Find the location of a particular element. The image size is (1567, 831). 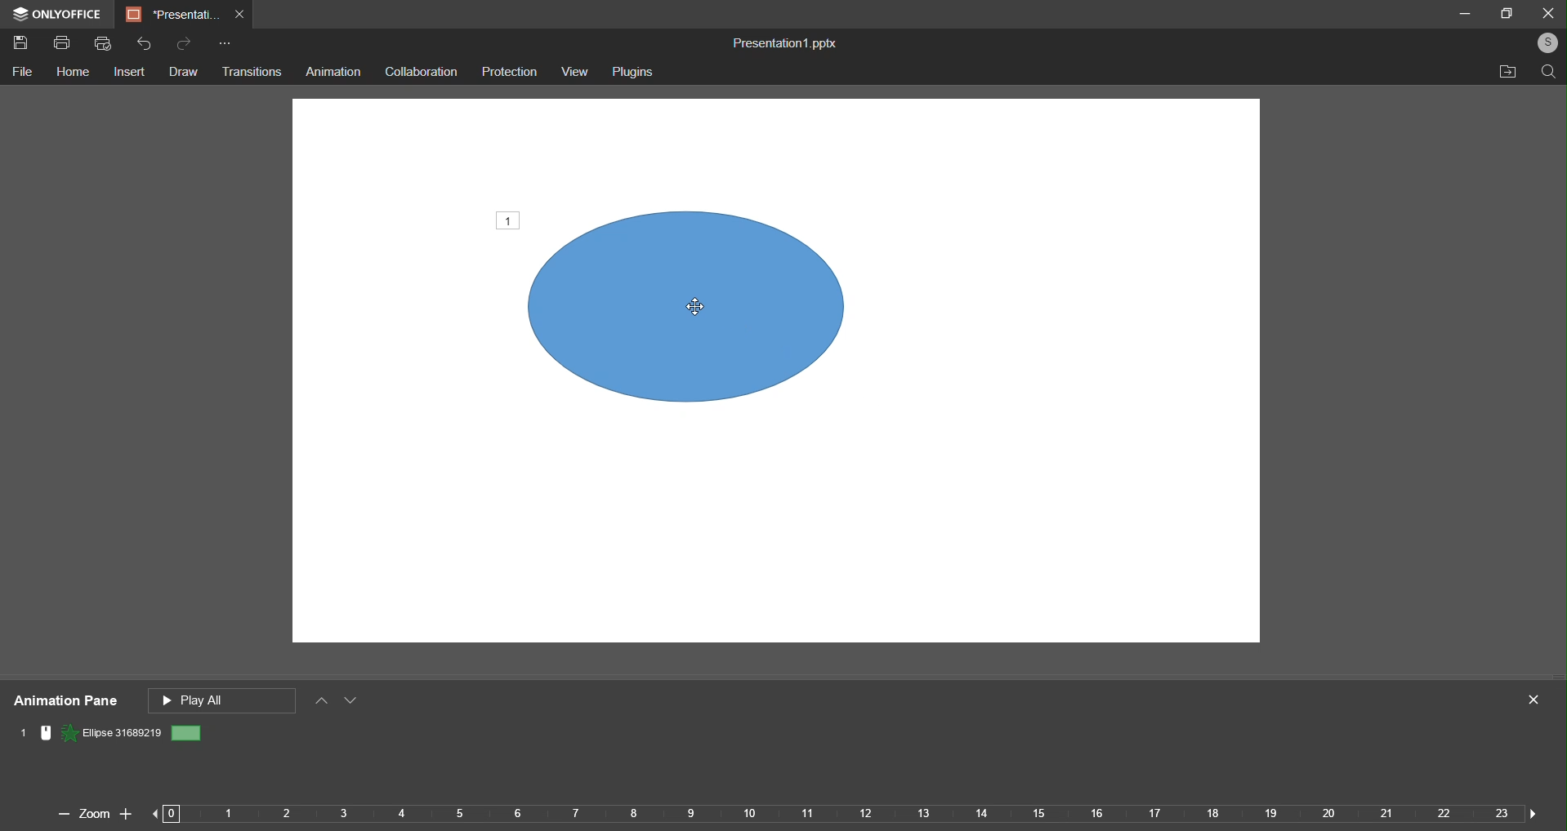

zoom out is located at coordinates (59, 815).